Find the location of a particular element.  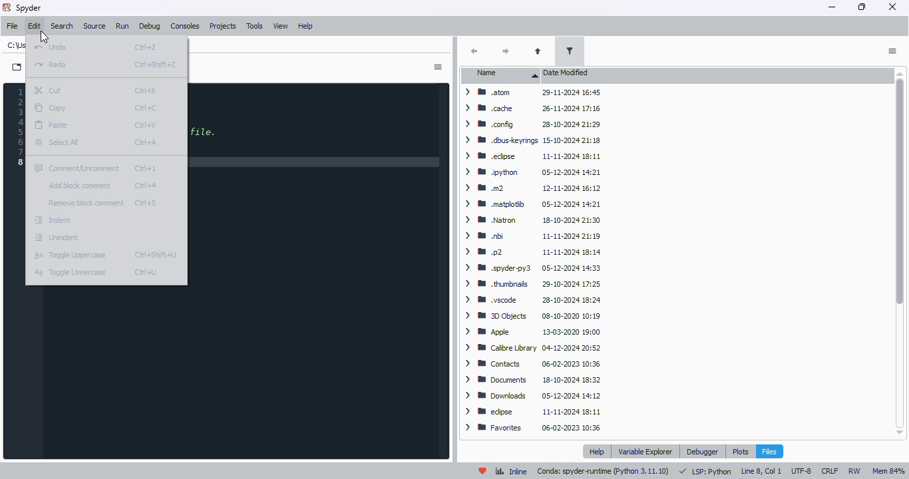

shortcut for select all is located at coordinates (146, 142).